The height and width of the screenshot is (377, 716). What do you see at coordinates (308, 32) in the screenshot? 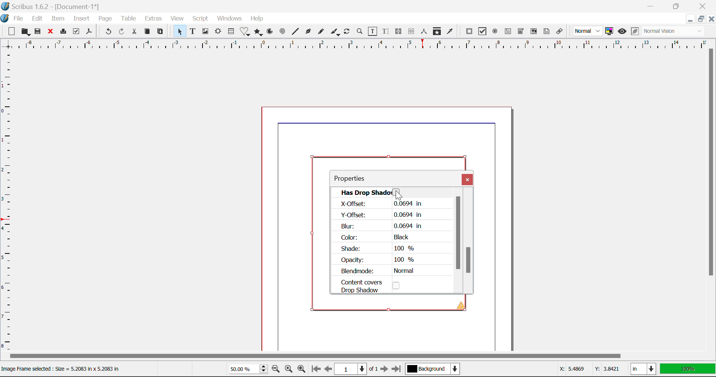
I see `Bezier Curve` at bounding box center [308, 32].